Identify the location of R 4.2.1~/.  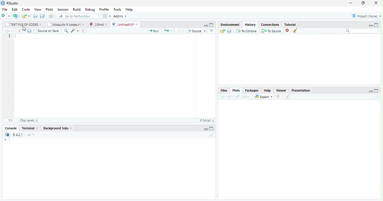
(21, 135).